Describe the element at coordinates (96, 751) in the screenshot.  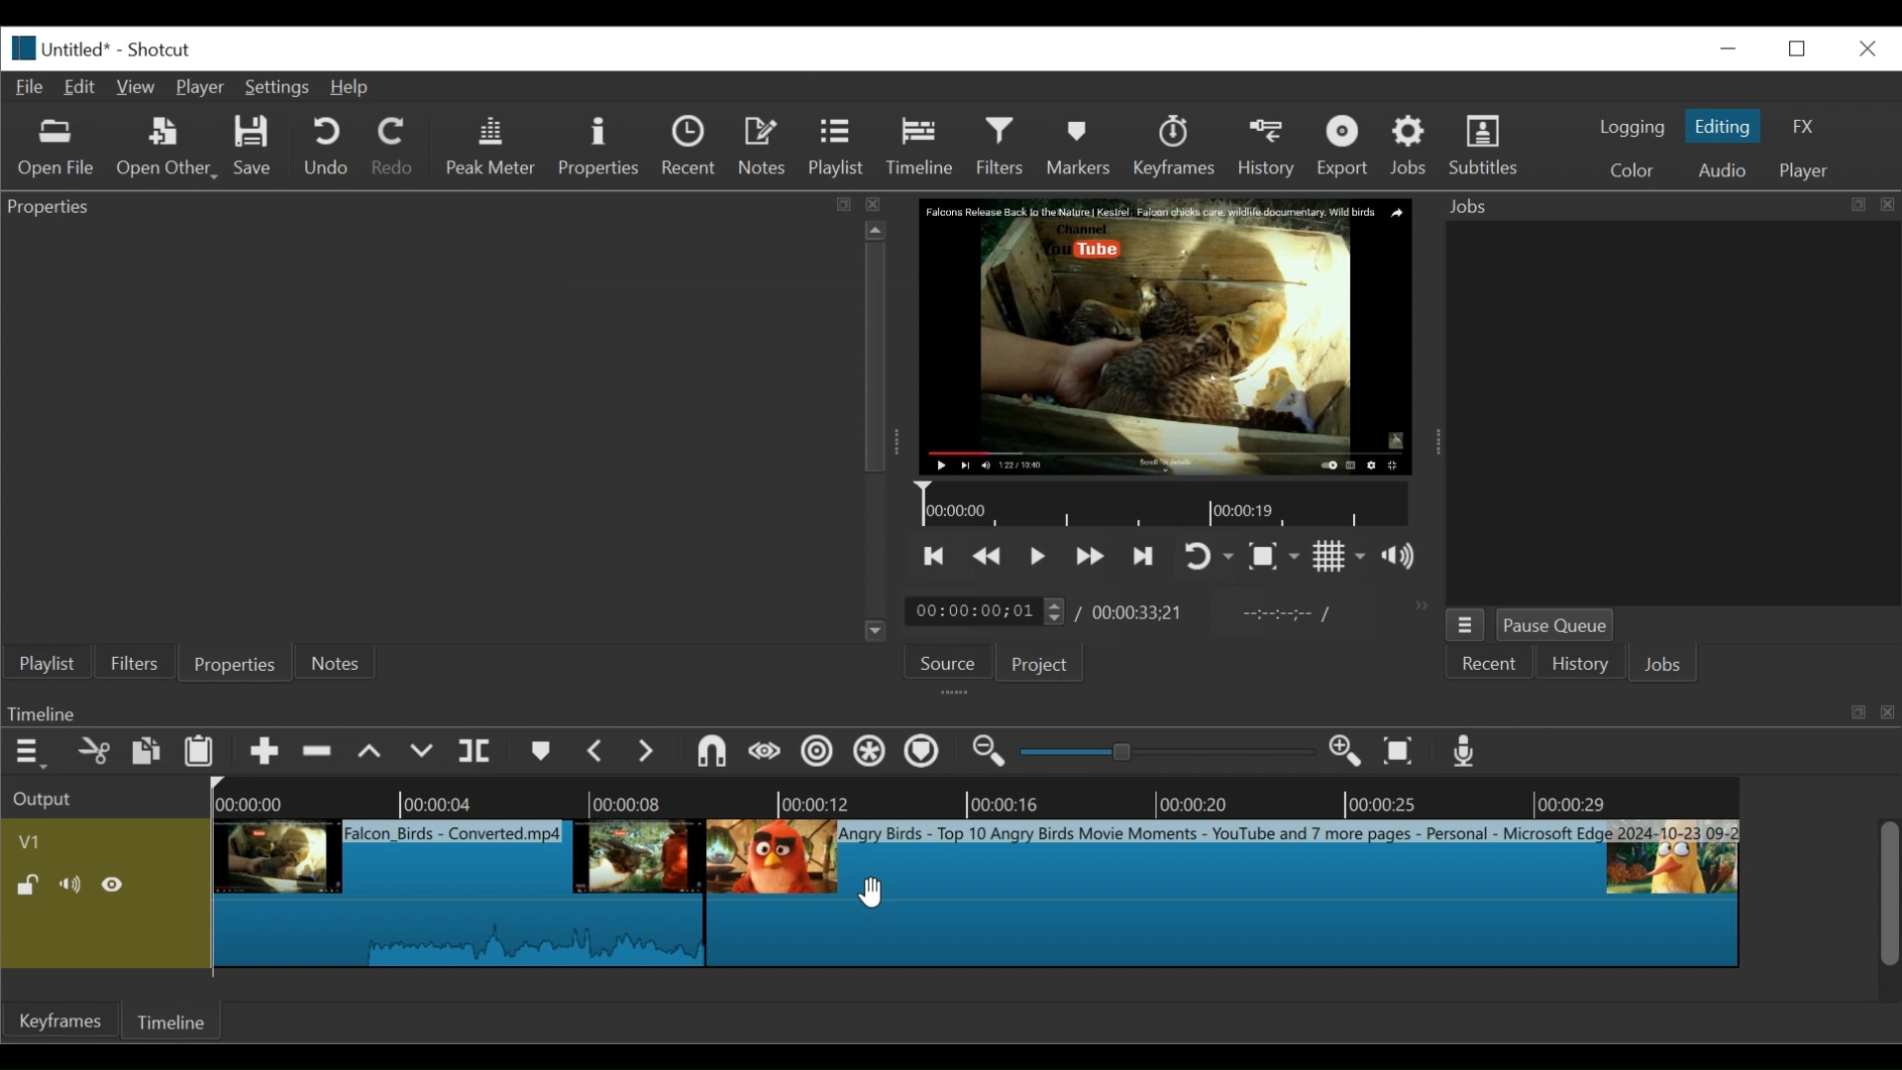
I see `Cut` at that location.